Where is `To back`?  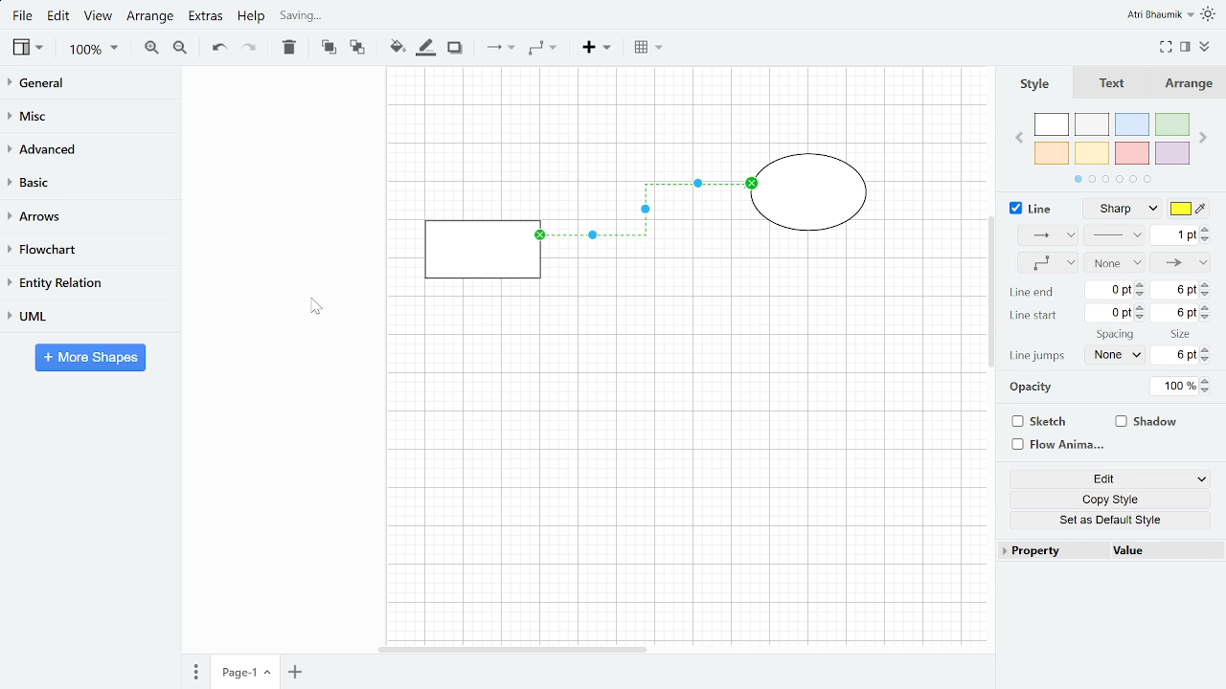
To back is located at coordinates (357, 48).